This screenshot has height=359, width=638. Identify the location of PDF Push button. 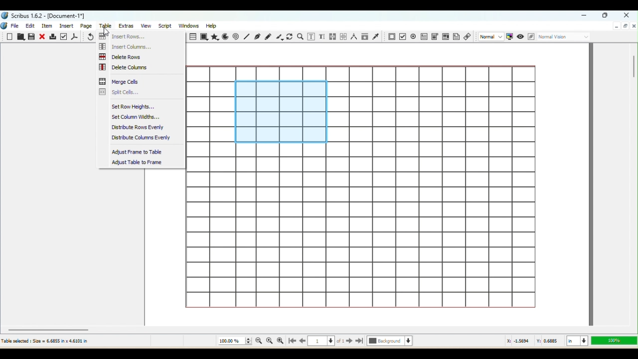
(391, 36).